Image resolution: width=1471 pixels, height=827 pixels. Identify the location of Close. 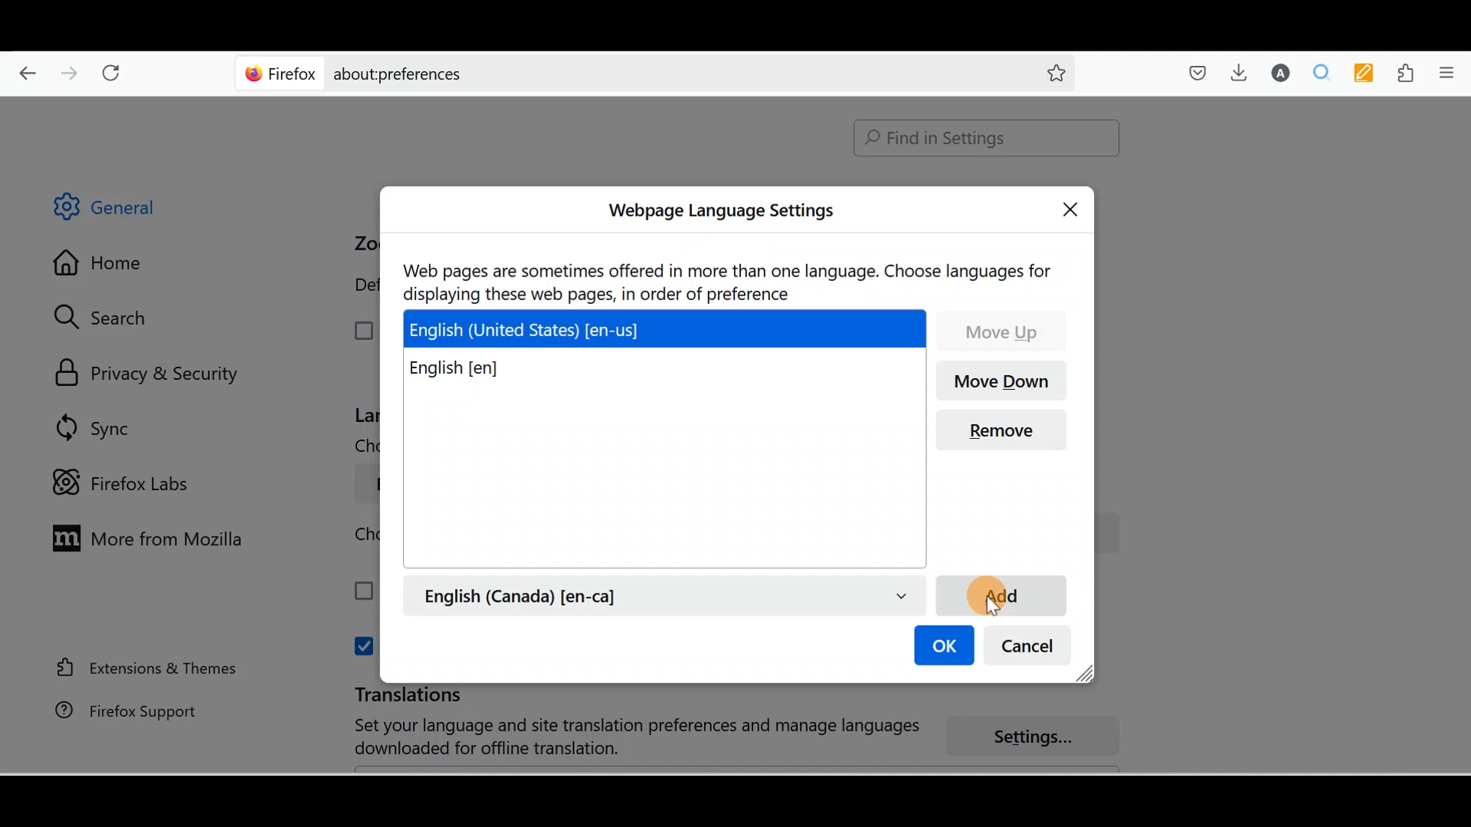
(1074, 207).